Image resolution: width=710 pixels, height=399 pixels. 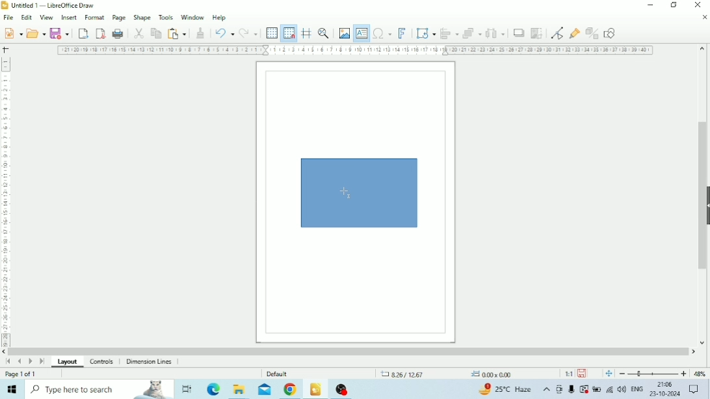 I want to click on Charging, plugged in, so click(x=596, y=389).